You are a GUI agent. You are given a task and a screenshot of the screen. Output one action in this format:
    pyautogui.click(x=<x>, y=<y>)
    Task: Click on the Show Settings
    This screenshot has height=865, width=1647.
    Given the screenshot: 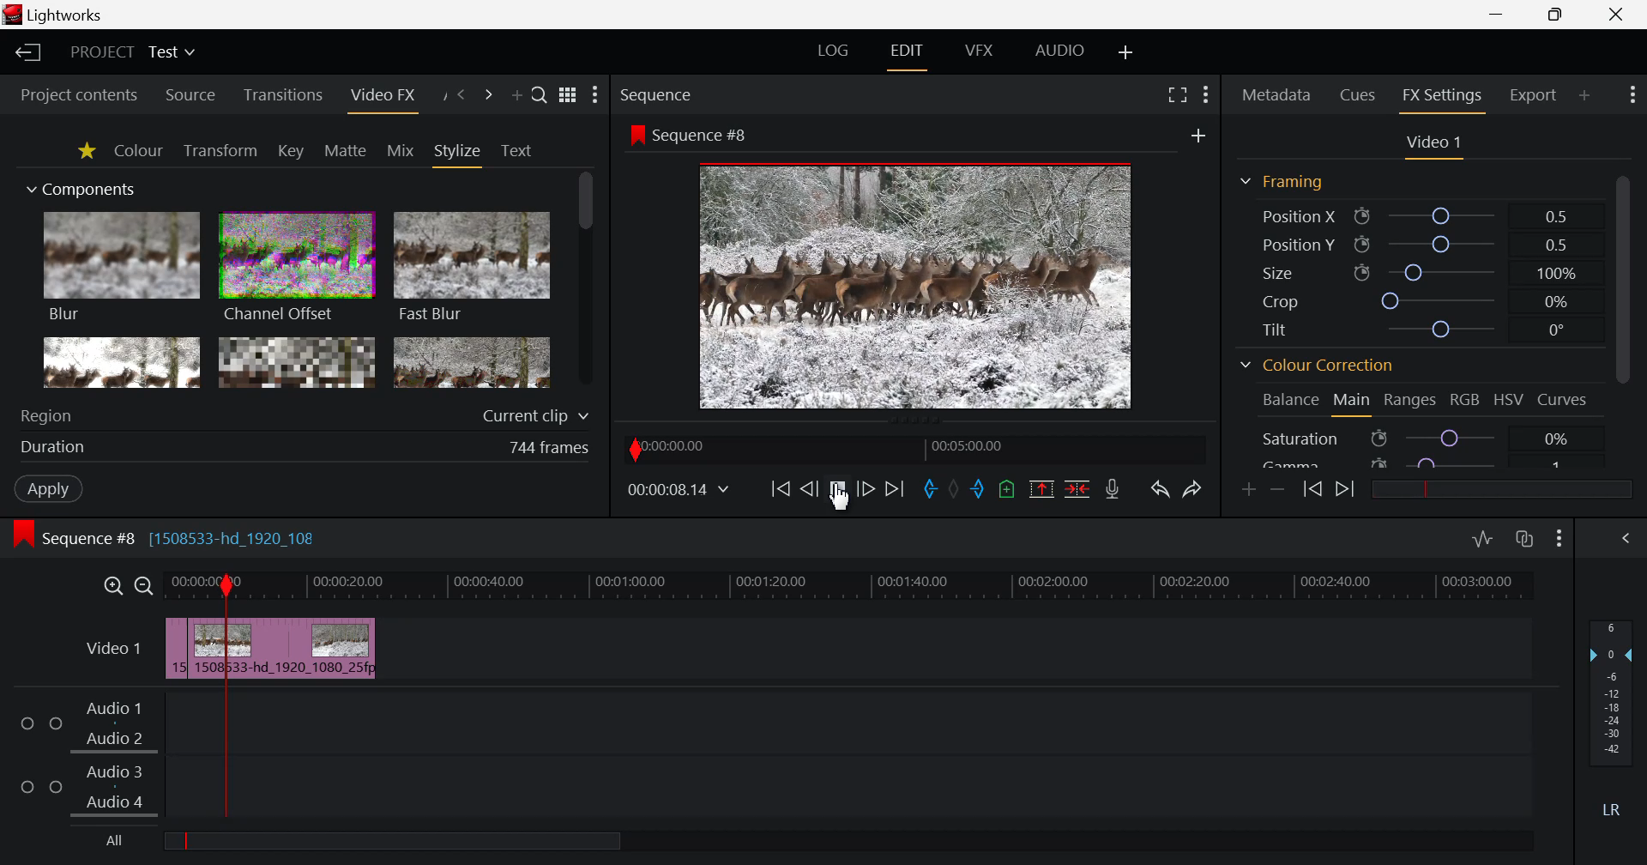 What is the action you would take?
    pyautogui.click(x=595, y=95)
    